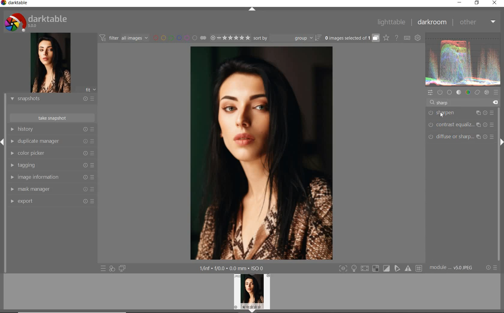 This screenshot has width=504, height=313. What do you see at coordinates (430, 22) in the screenshot?
I see `darkroom` at bounding box center [430, 22].